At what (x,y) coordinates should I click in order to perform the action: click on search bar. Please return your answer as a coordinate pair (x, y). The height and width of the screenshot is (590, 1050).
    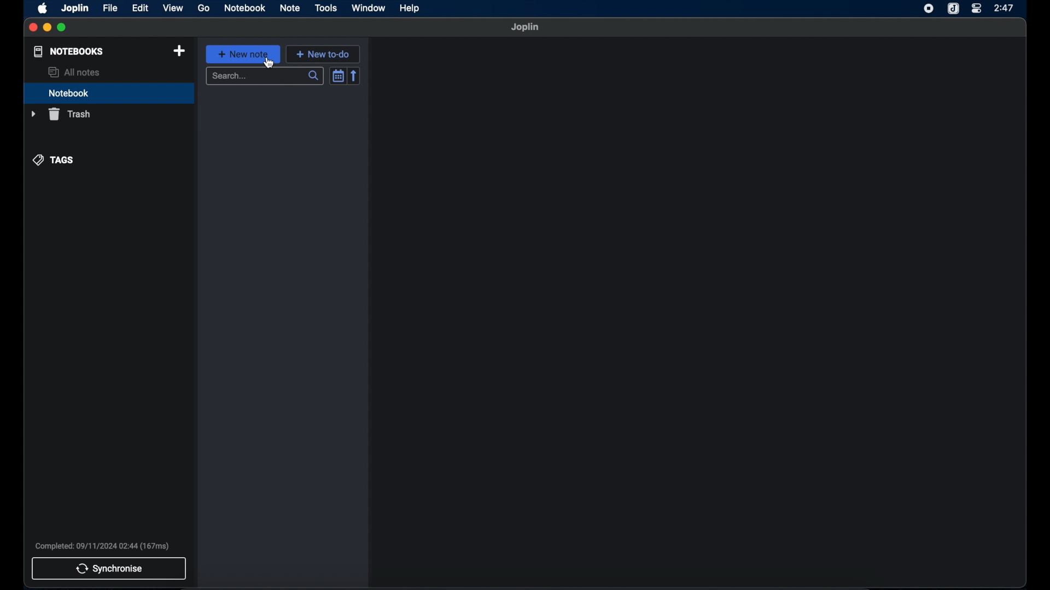
    Looking at the image, I should click on (265, 77).